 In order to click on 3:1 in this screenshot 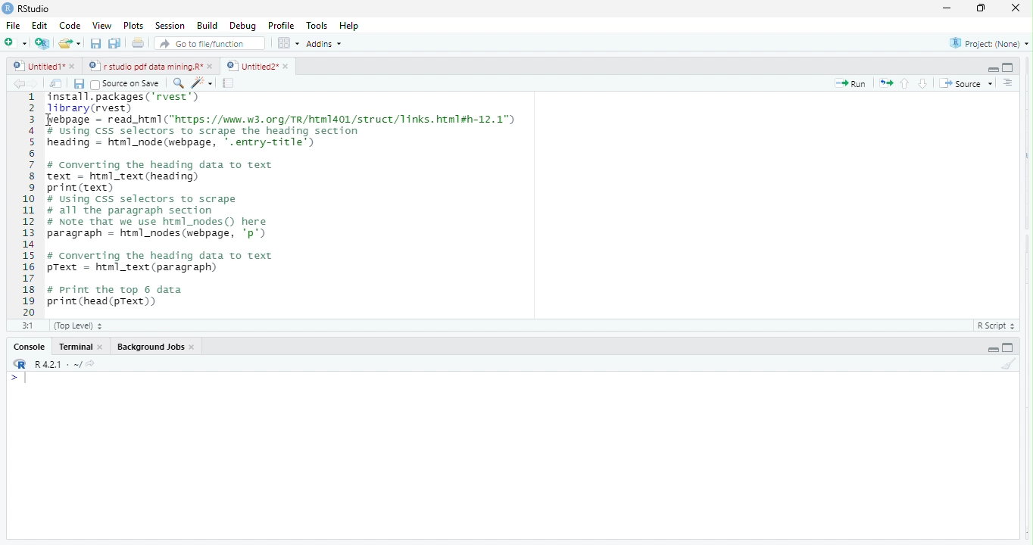, I will do `click(28, 325)`.